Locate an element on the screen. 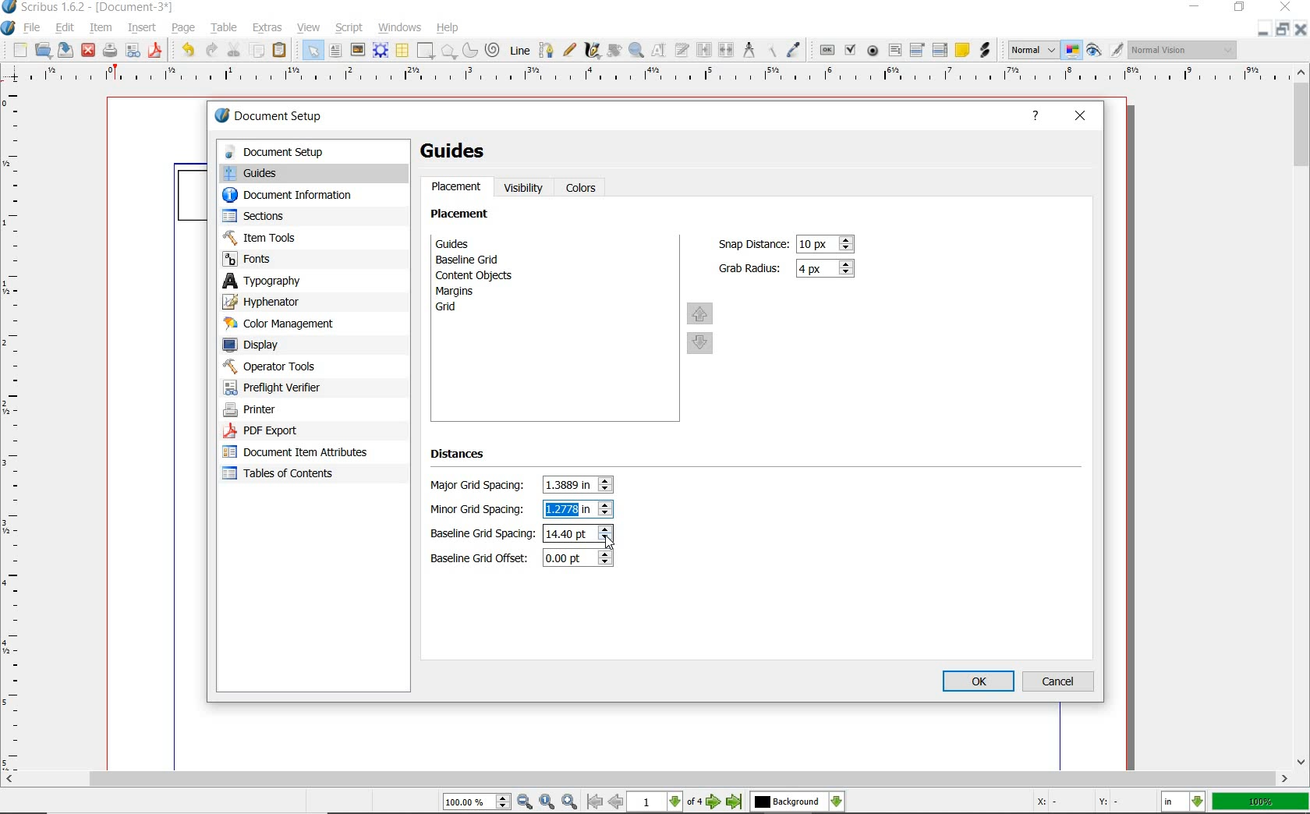  text frame is located at coordinates (336, 52).